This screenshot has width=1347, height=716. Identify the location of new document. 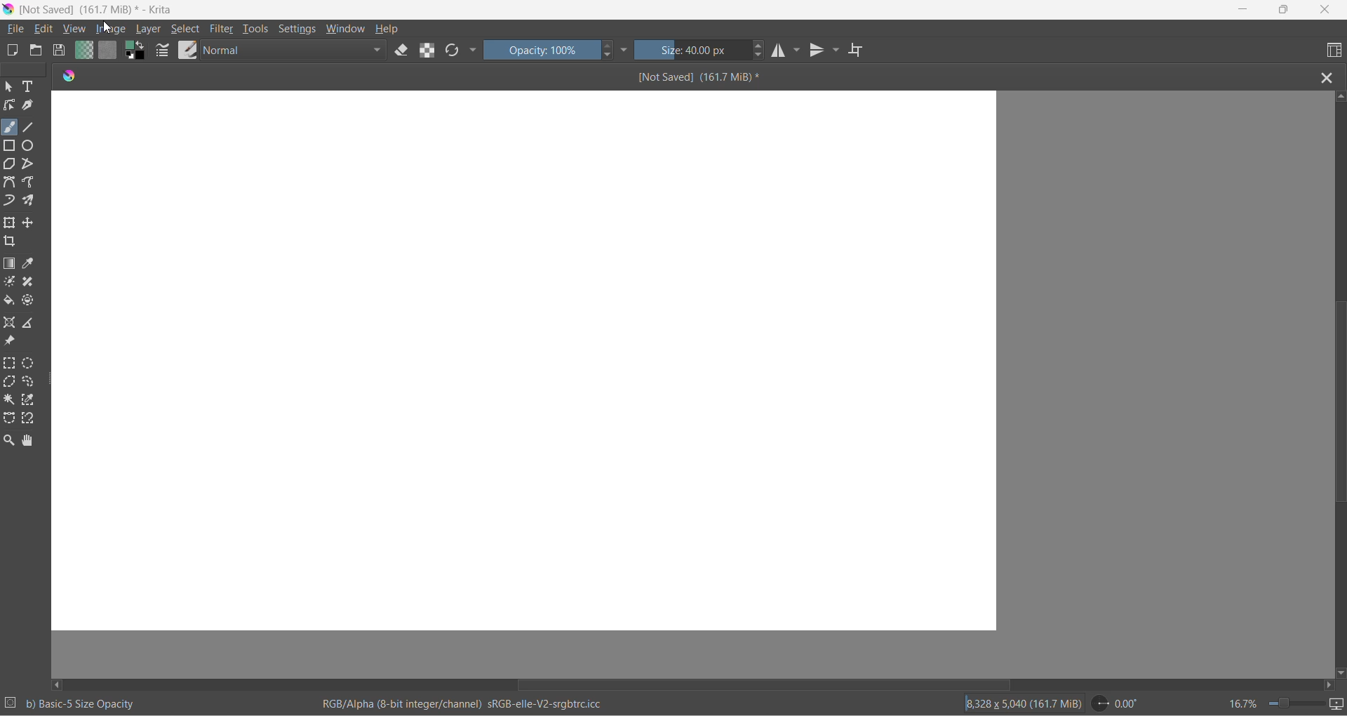
(14, 51).